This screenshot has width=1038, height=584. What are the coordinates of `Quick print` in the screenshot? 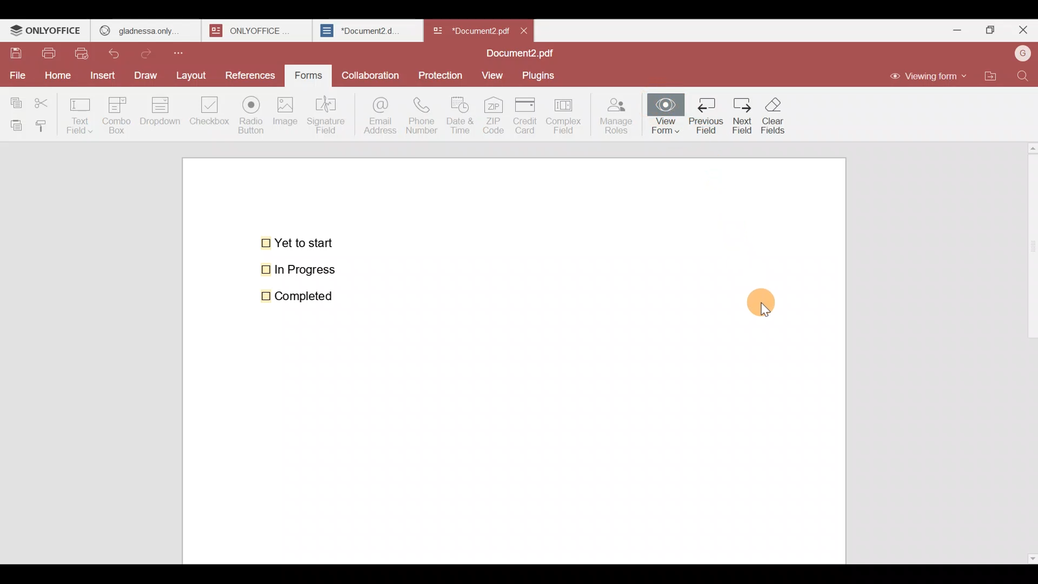 It's located at (85, 53).